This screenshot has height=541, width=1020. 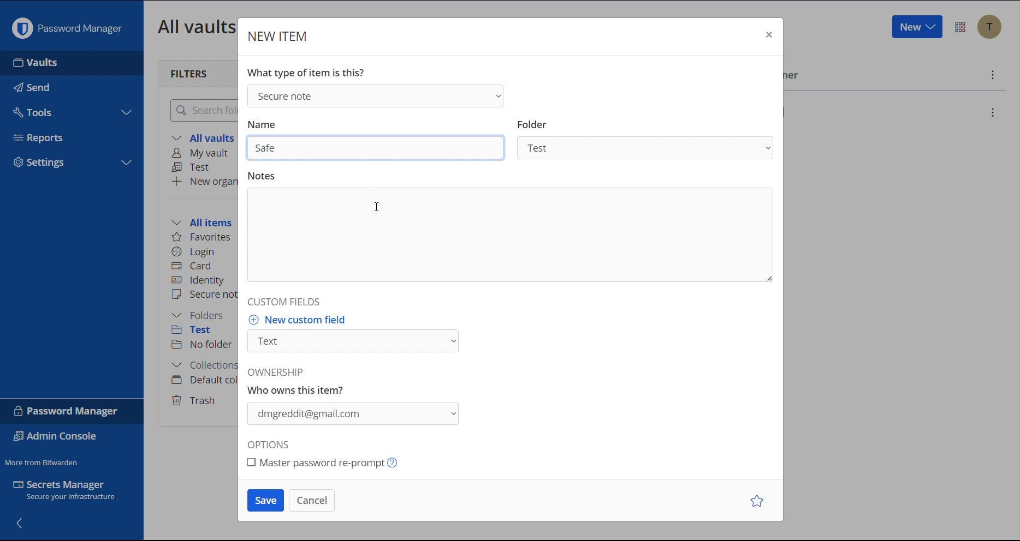 I want to click on Test, so click(x=199, y=332).